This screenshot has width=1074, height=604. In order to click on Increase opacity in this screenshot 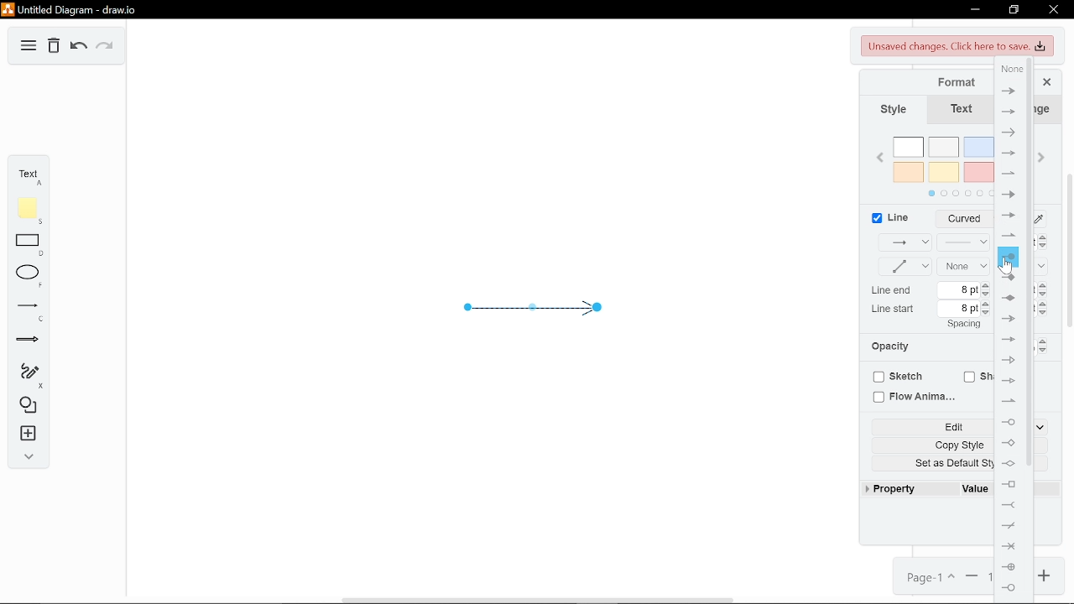, I will do `click(1044, 341)`.